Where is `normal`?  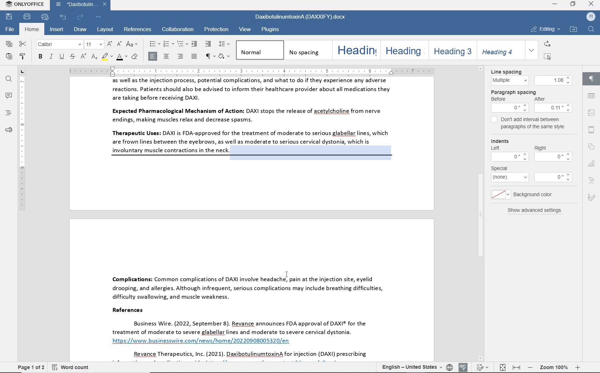 normal is located at coordinates (259, 50).